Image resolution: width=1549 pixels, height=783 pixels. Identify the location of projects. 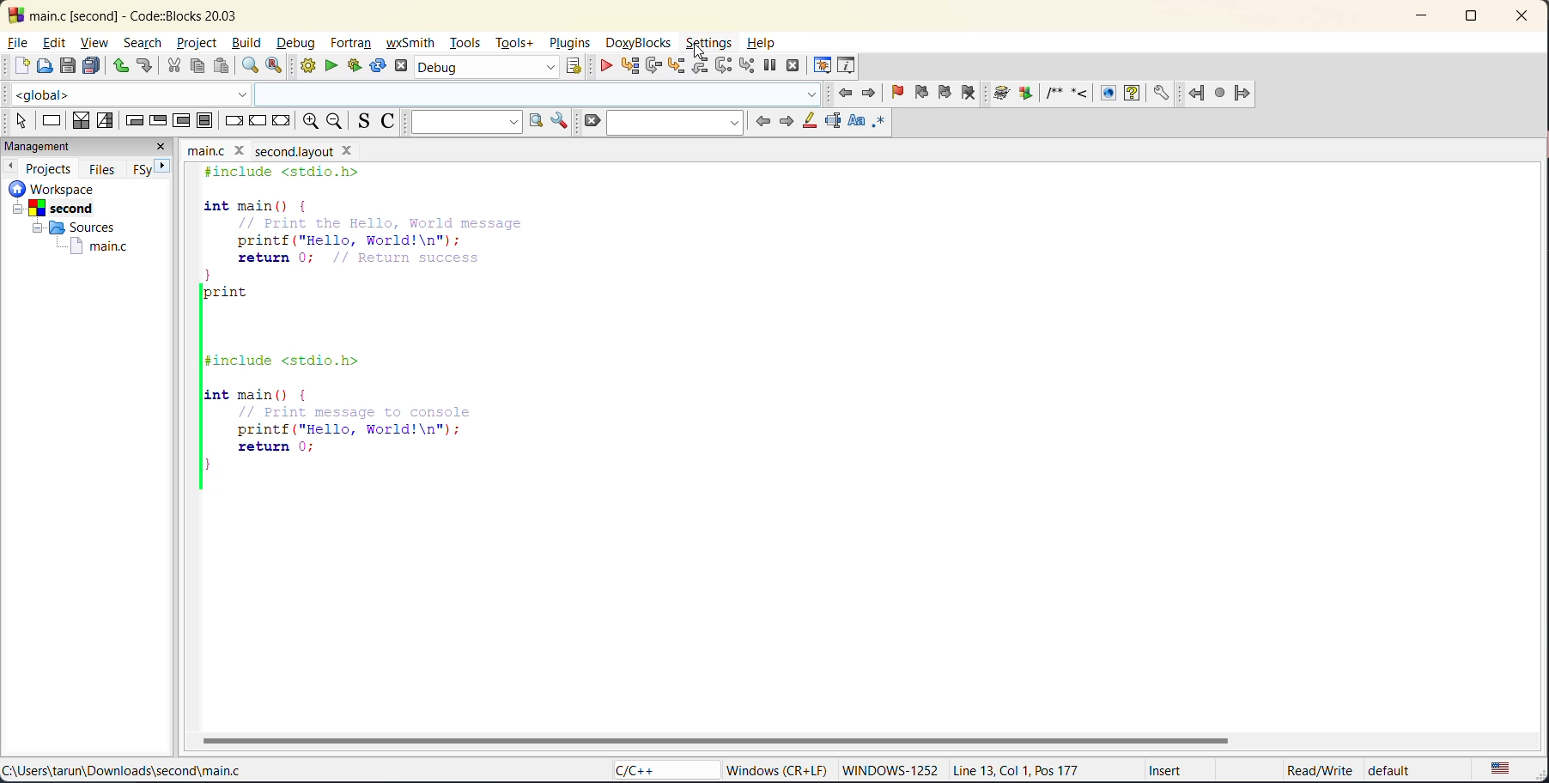
(51, 167).